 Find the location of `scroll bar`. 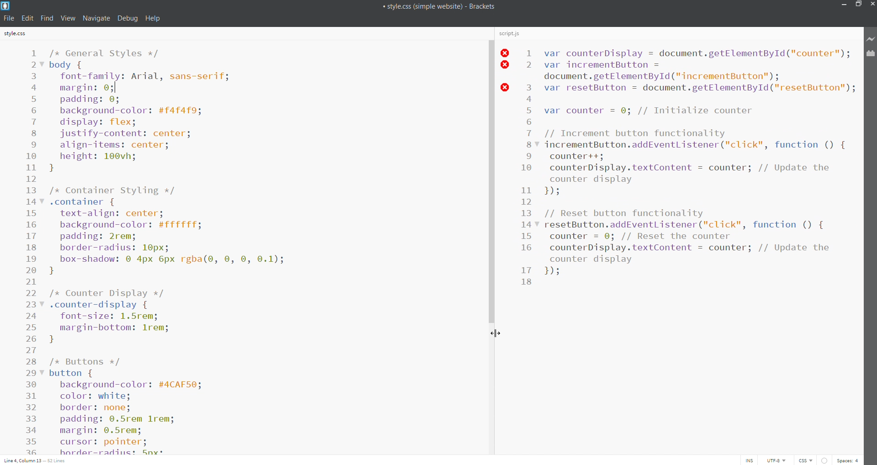

scroll bar is located at coordinates (492, 247).